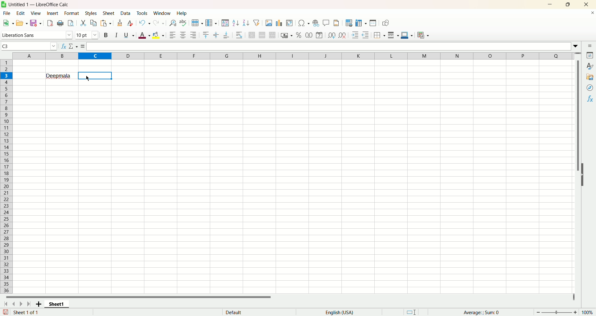 The height and width of the screenshot is (316, 596). I want to click on New, so click(8, 22).